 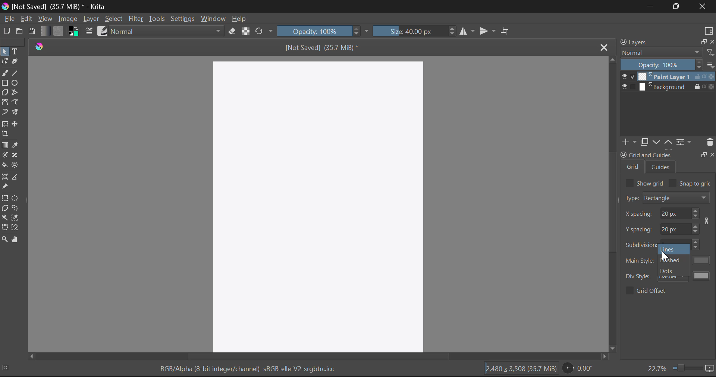 I want to click on Bezier Curve Selection, so click(x=5, y=228).